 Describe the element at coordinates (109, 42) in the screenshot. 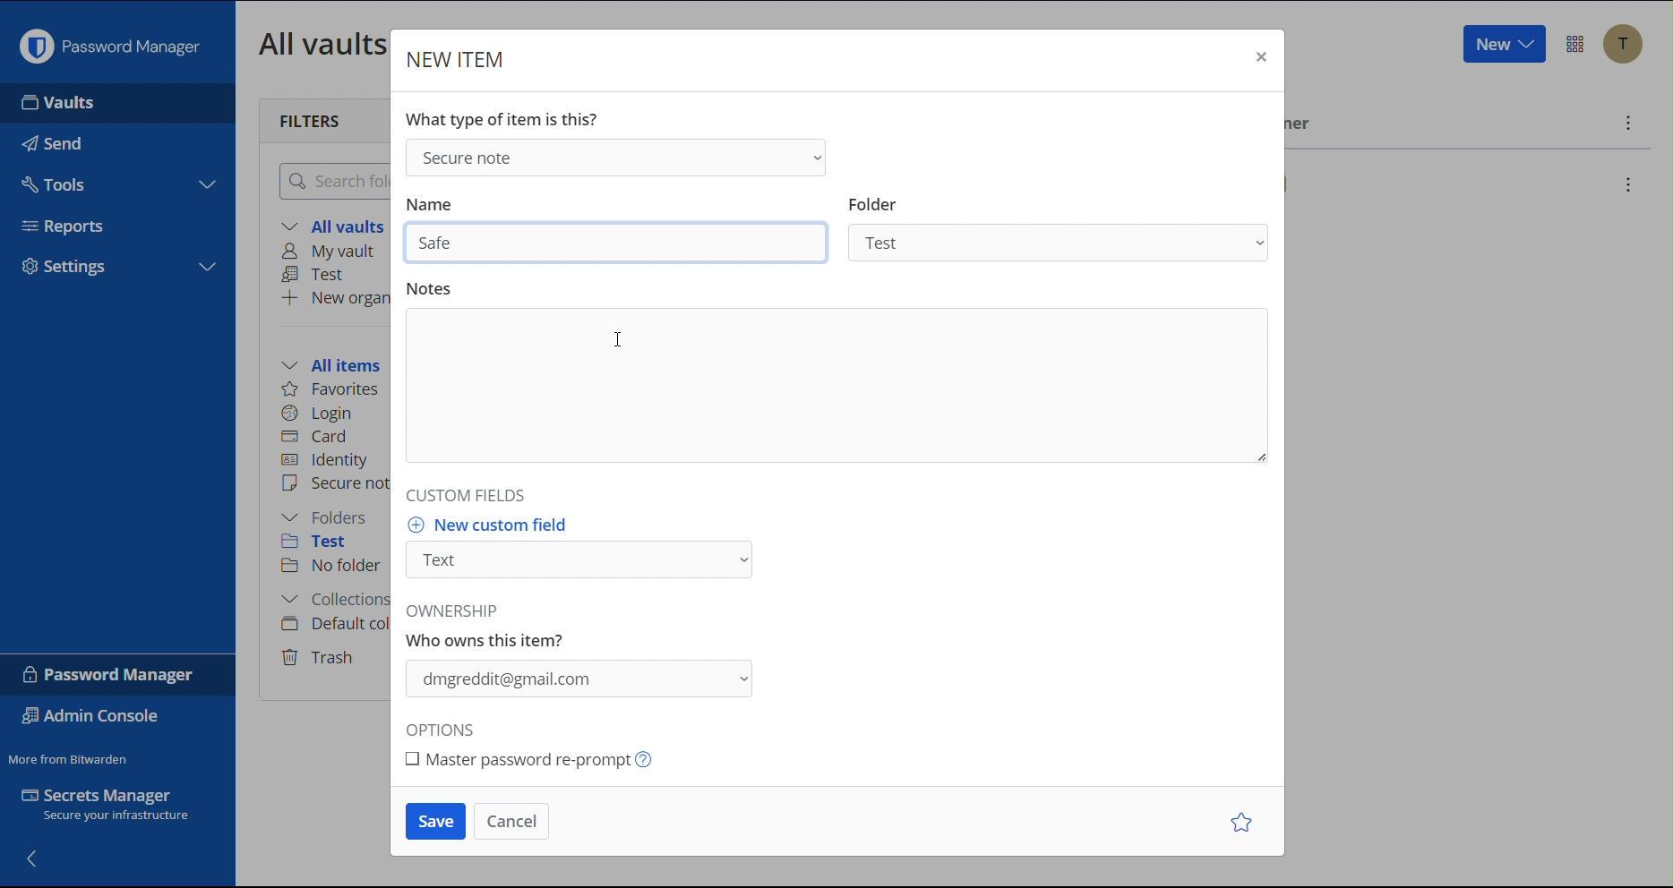

I see `Password Manager` at that location.